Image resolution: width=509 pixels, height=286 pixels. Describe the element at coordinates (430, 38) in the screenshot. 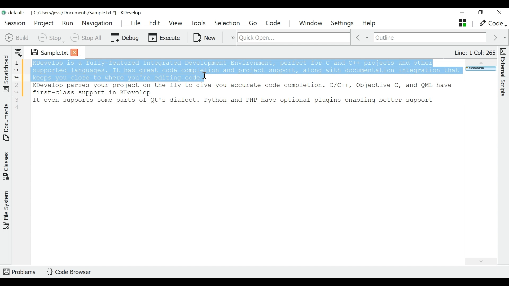

I see `Outline` at that location.